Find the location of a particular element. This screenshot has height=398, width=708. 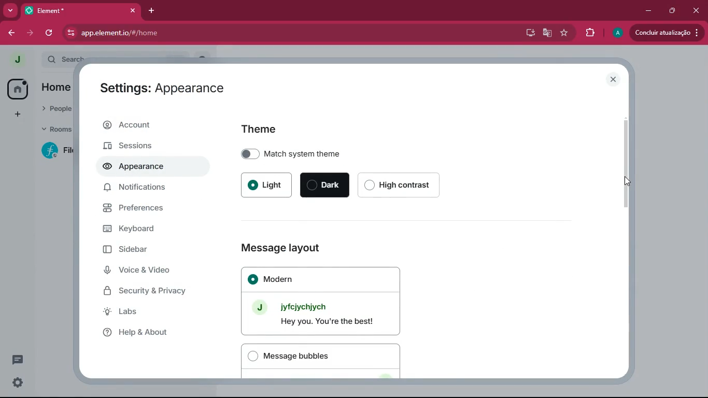

people is located at coordinates (58, 108).